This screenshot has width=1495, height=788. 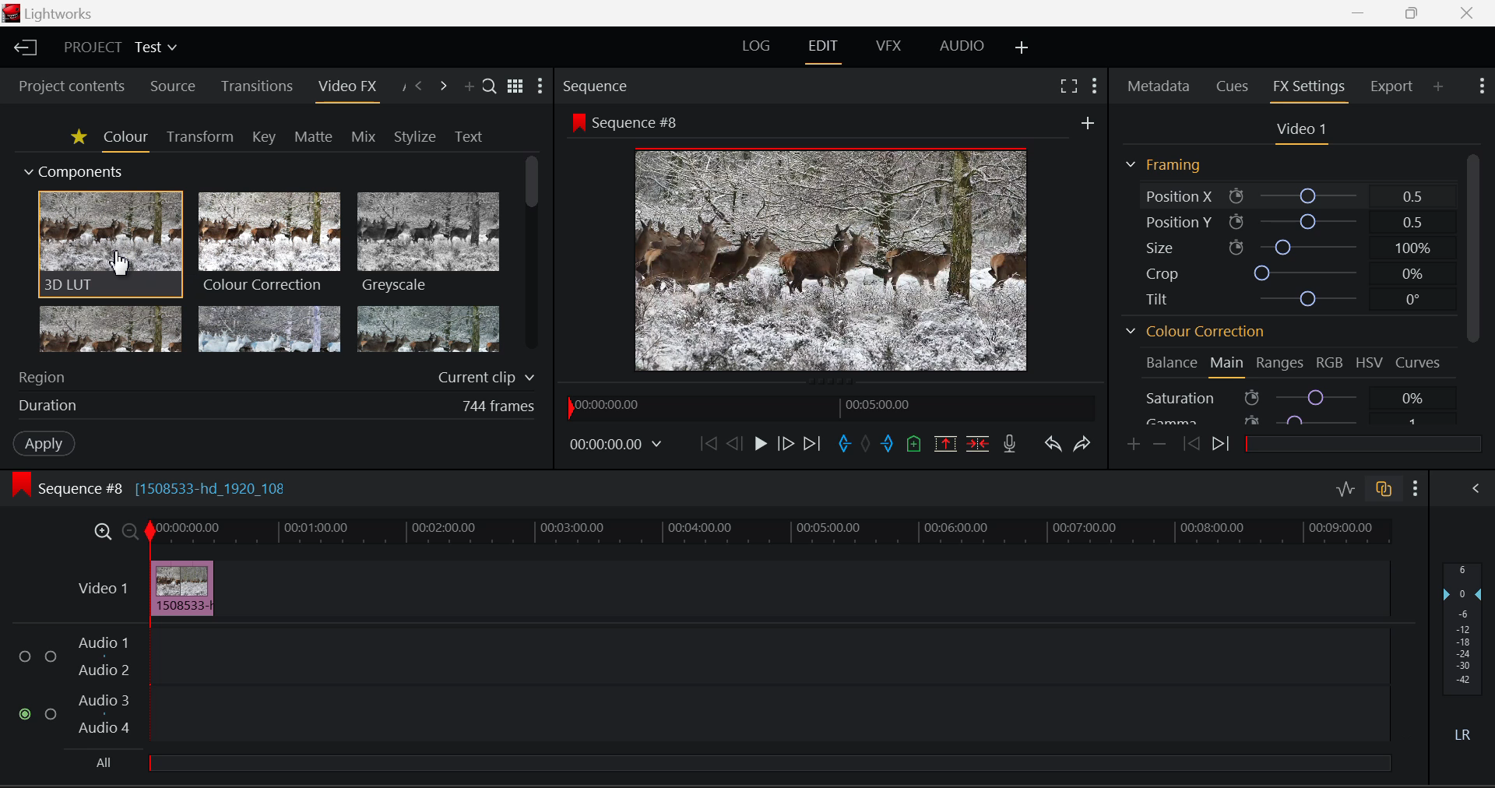 What do you see at coordinates (71, 88) in the screenshot?
I see `Project contents` at bounding box center [71, 88].